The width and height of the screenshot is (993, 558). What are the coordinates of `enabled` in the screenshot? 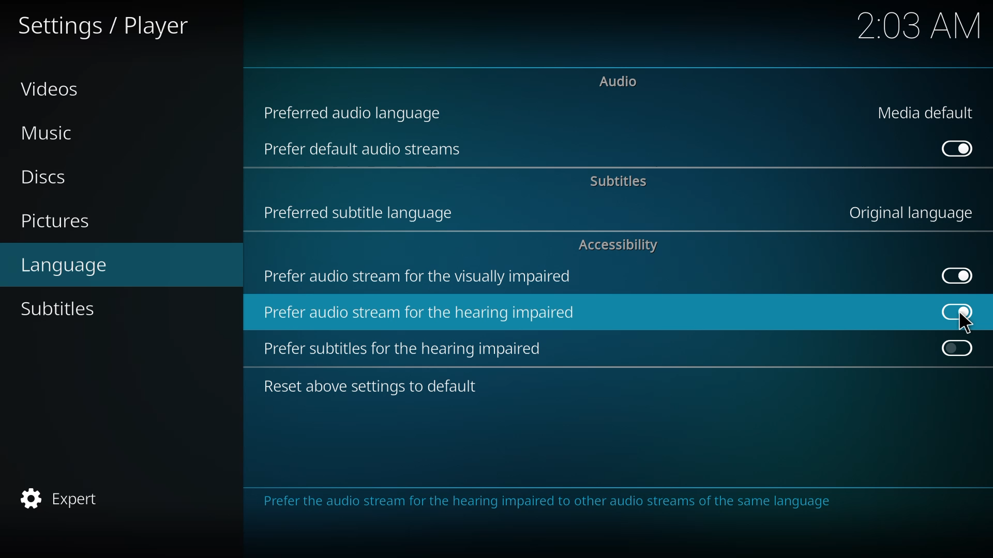 It's located at (954, 311).